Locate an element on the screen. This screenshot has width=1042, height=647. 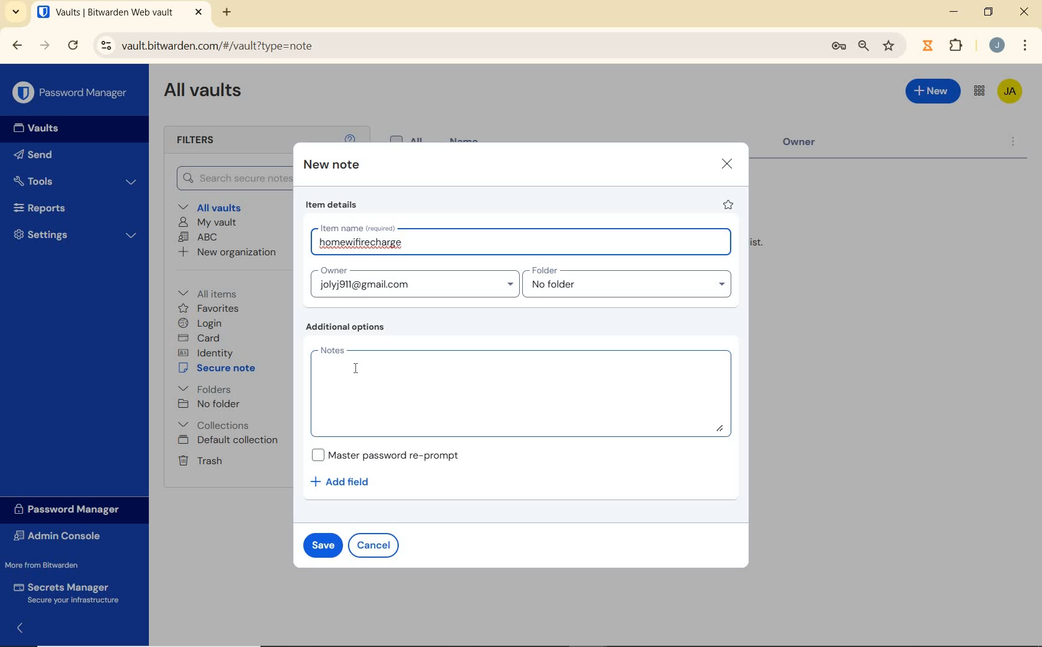
favorites is located at coordinates (209, 309).